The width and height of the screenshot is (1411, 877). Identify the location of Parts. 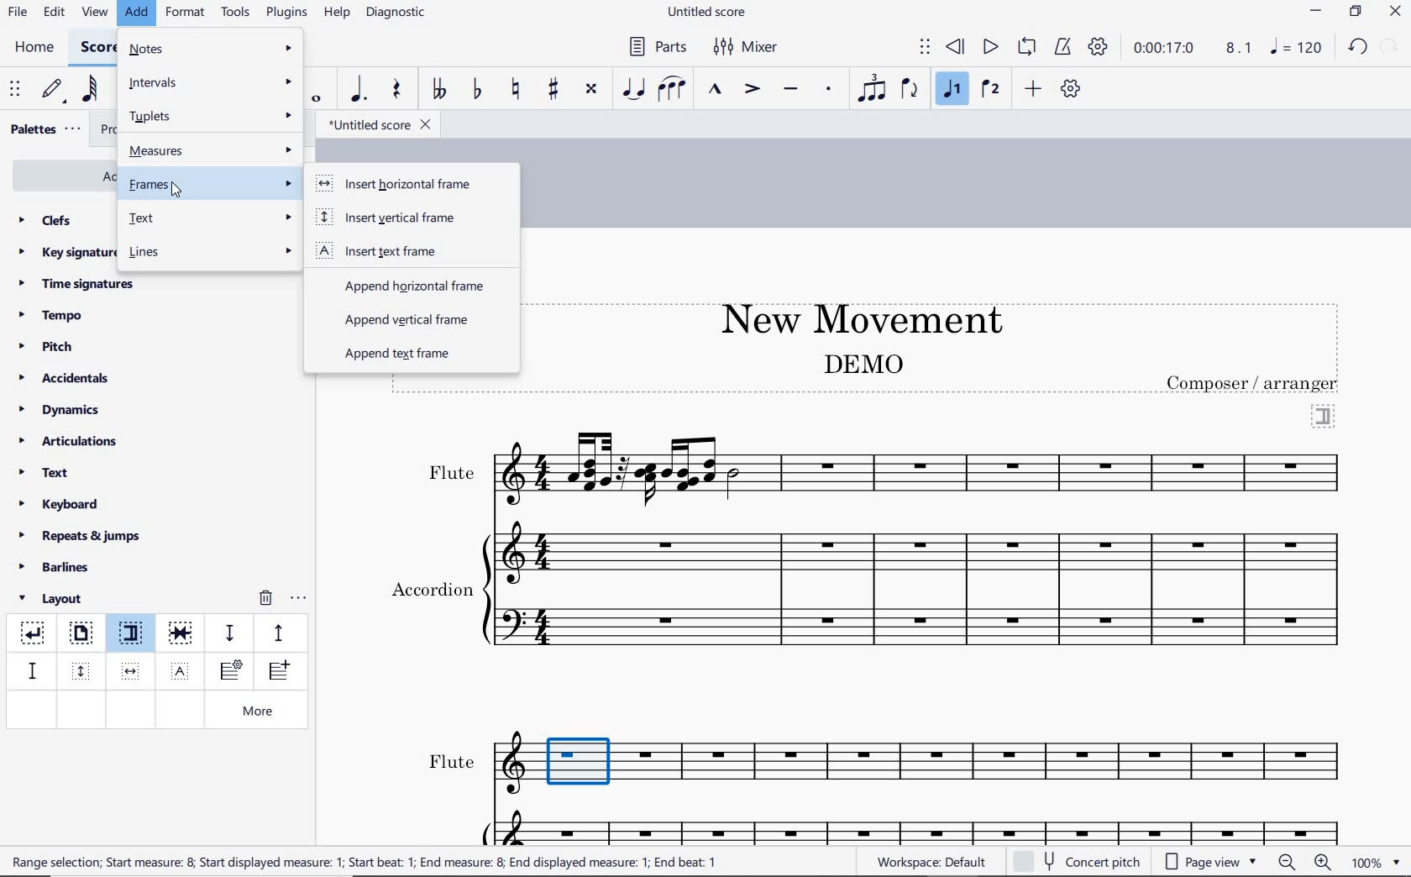
(654, 47).